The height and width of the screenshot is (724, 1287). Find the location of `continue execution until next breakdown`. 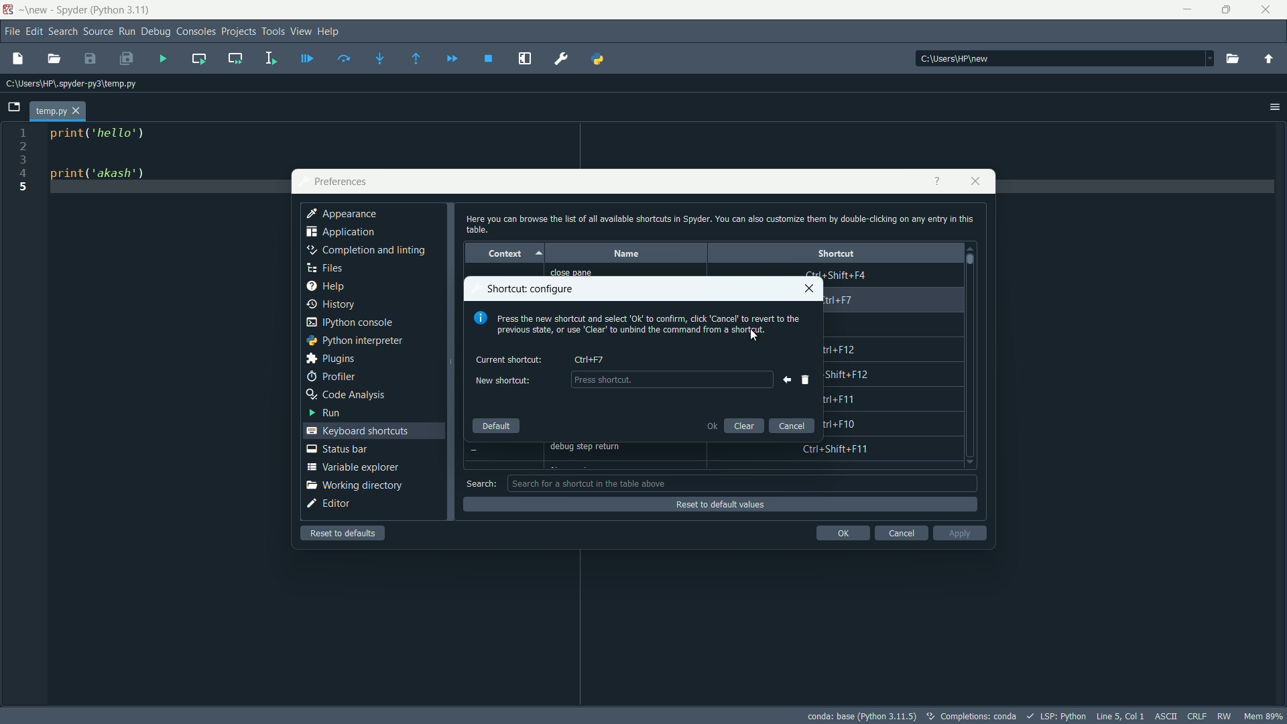

continue execution until next breakdown is located at coordinates (452, 59).